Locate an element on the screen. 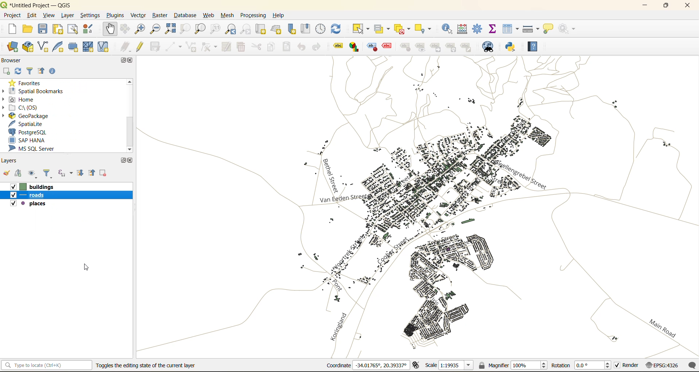 The width and height of the screenshot is (699, 372). highlight pinned labels, diagrams and callouts is located at coordinates (373, 47).